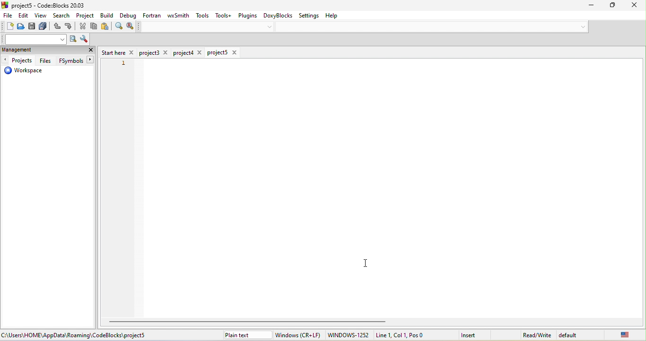 This screenshot has width=646, height=341. What do you see at coordinates (21, 27) in the screenshot?
I see `open` at bounding box center [21, 27].